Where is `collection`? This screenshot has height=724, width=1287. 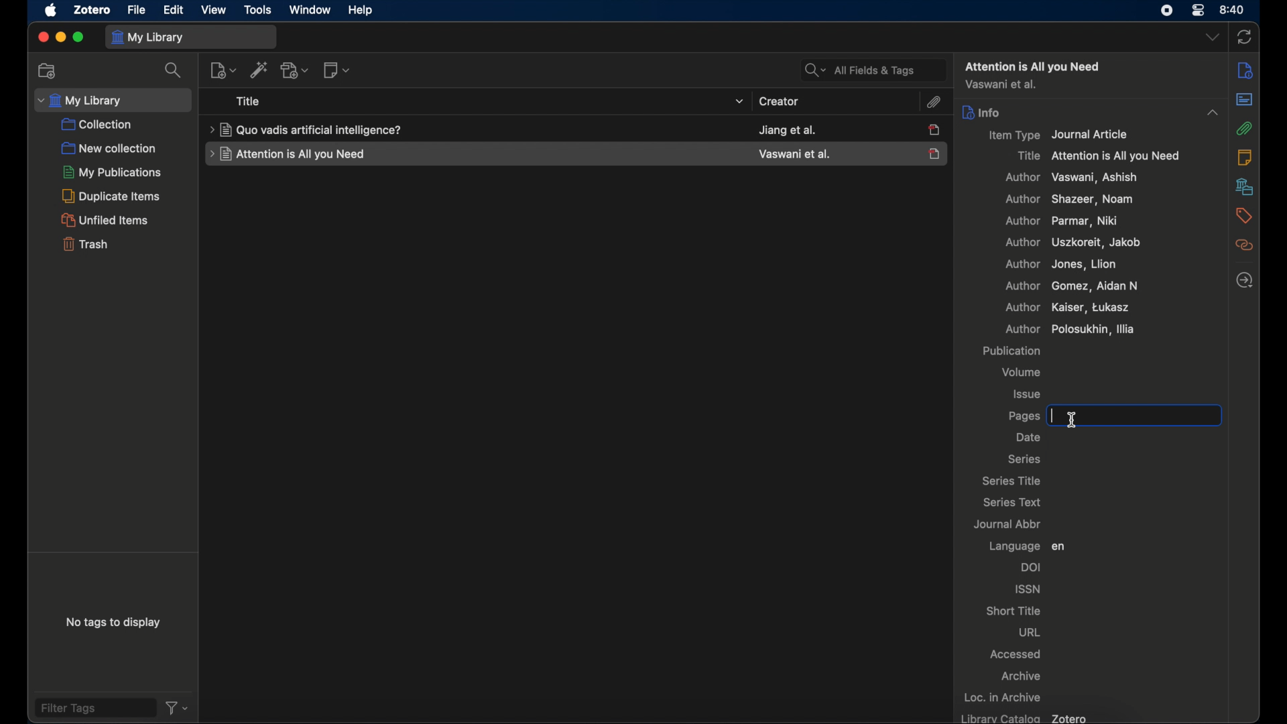 collection is located at coordinates (98, 125).